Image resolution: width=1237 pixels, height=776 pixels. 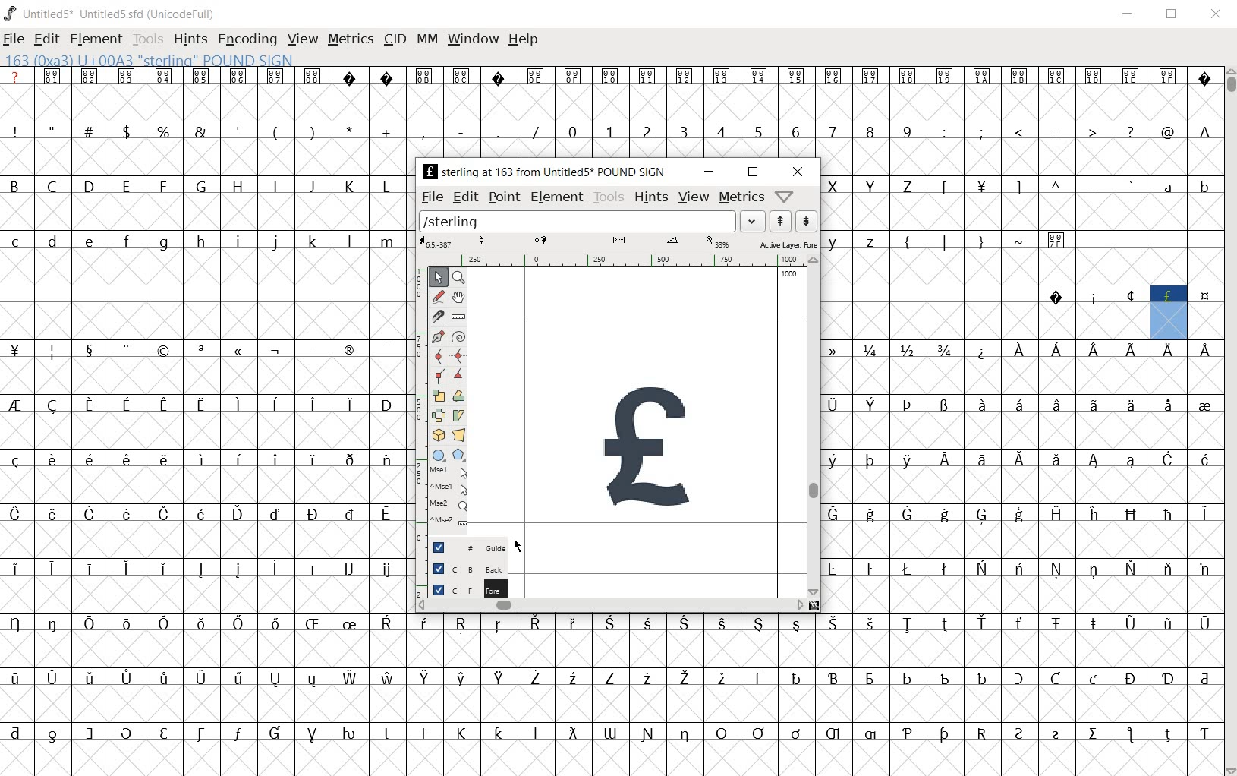 I want to click on @, so click(x=1167, y=131).